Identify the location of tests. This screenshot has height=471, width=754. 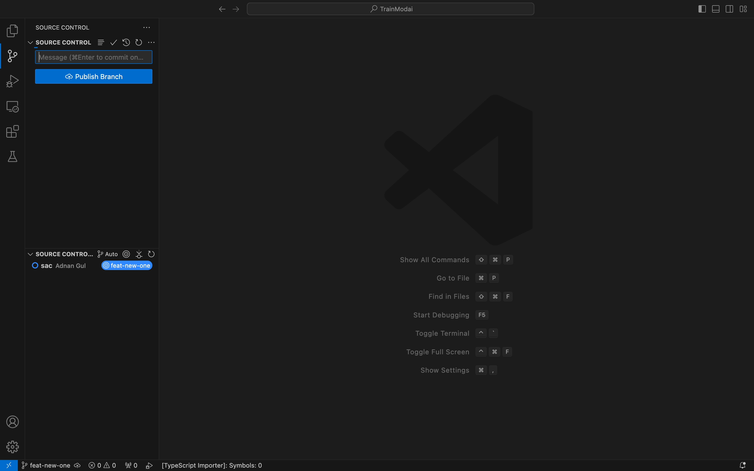
(15, 157).